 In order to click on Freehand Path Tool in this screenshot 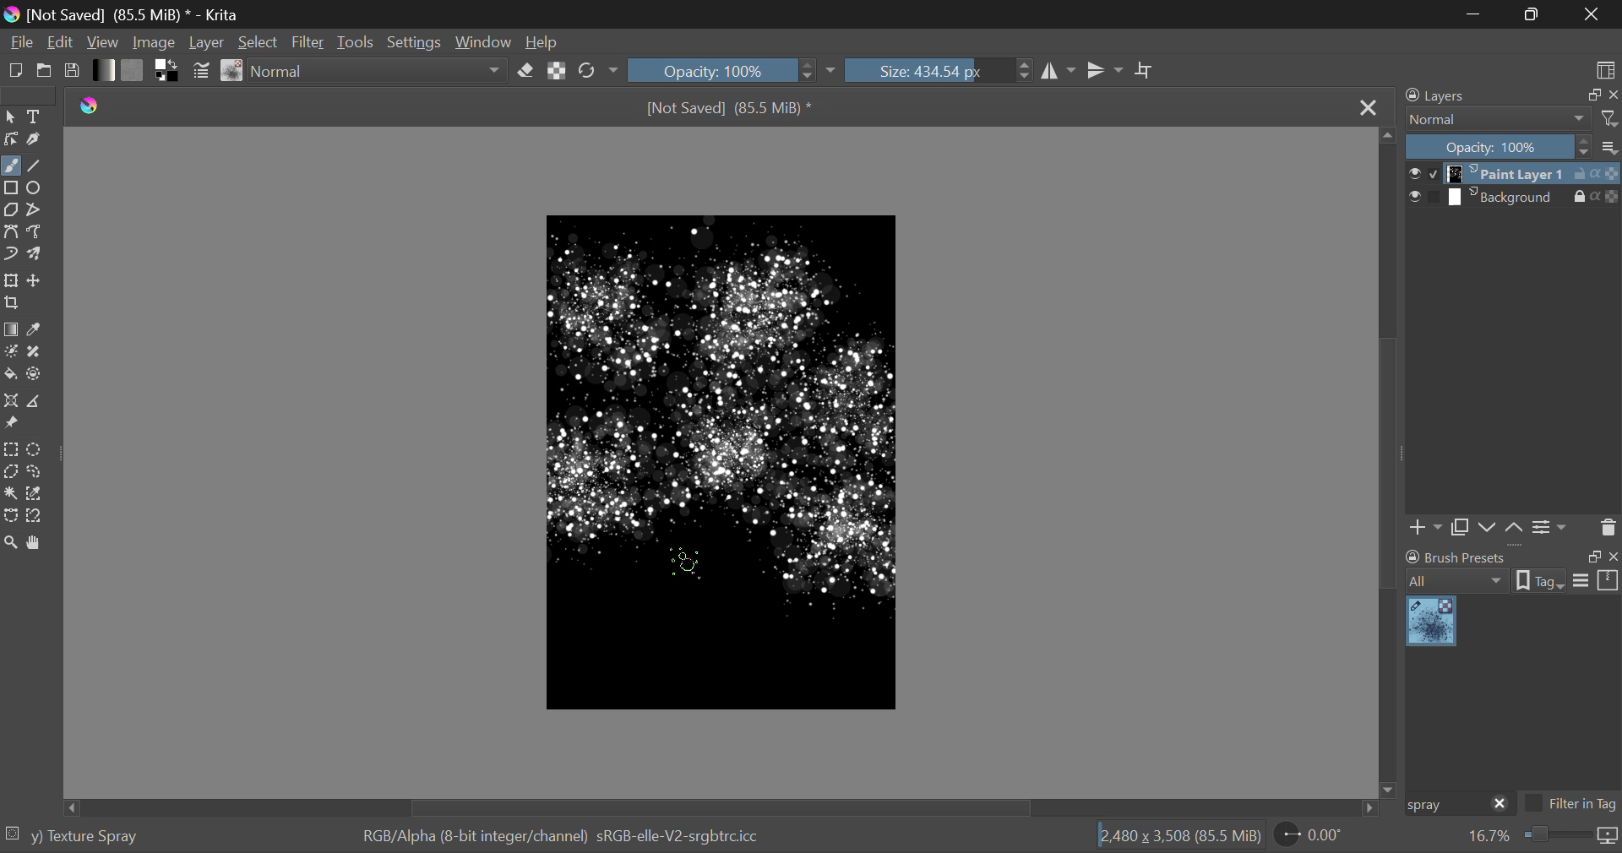, I will do `click(35, 231)`.